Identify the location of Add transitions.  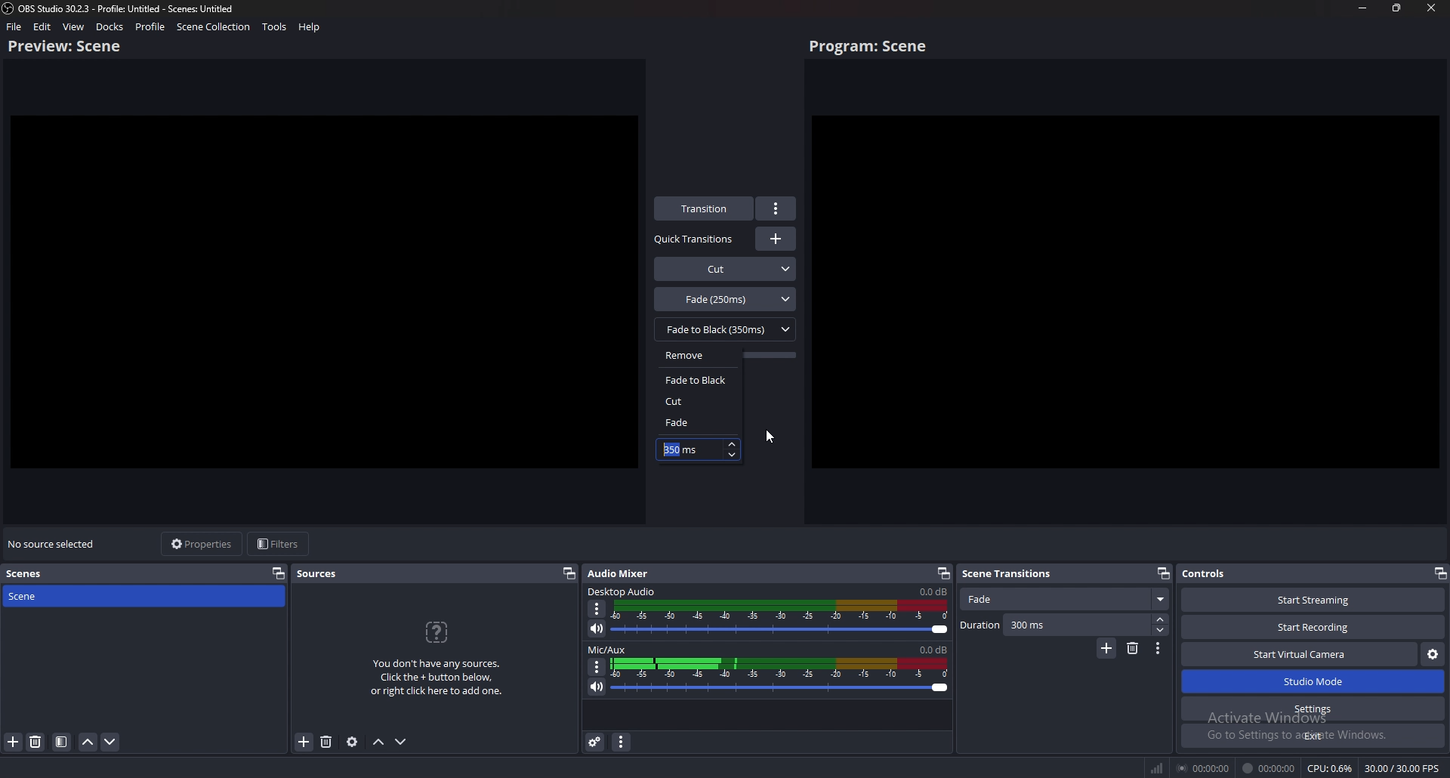
(776, 239).